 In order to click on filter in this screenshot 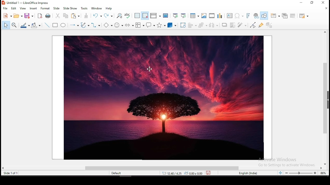, I will do `click(242, 25)`.